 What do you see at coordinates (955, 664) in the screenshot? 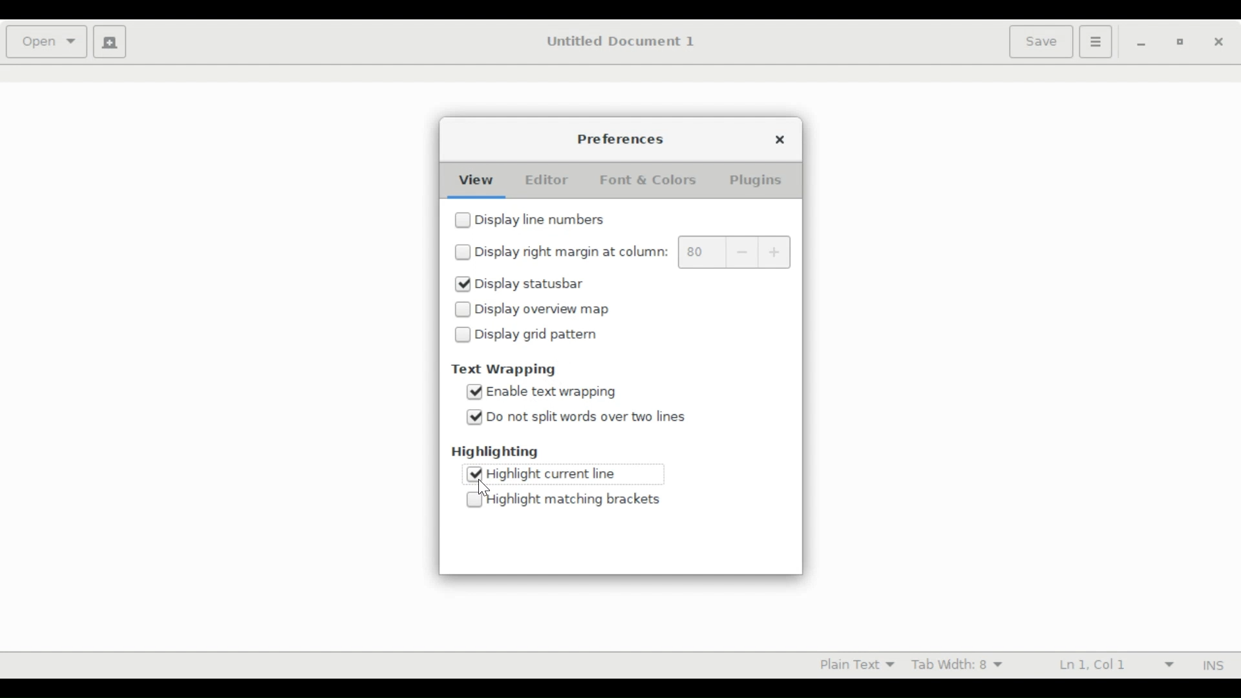
I see `Tab Width` at bounding box center [955, 664].